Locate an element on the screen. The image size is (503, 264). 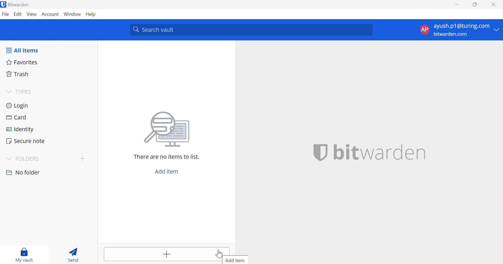
Send is located at coordinates (74, 254).